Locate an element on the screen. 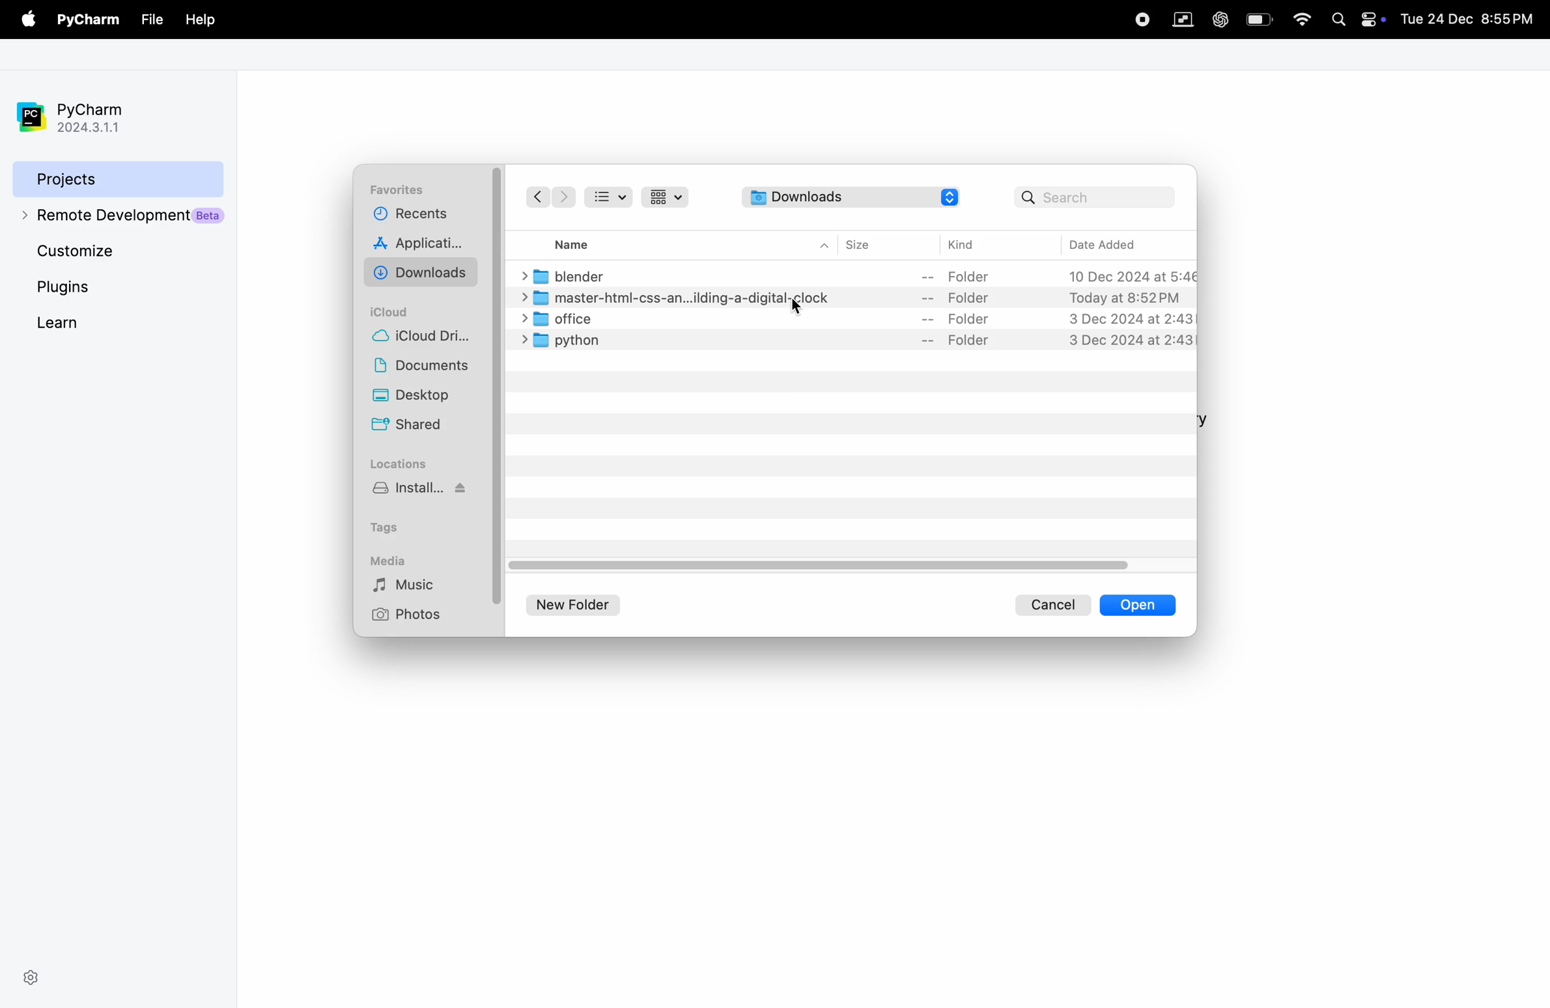  python is located at coordinates (854, 340).